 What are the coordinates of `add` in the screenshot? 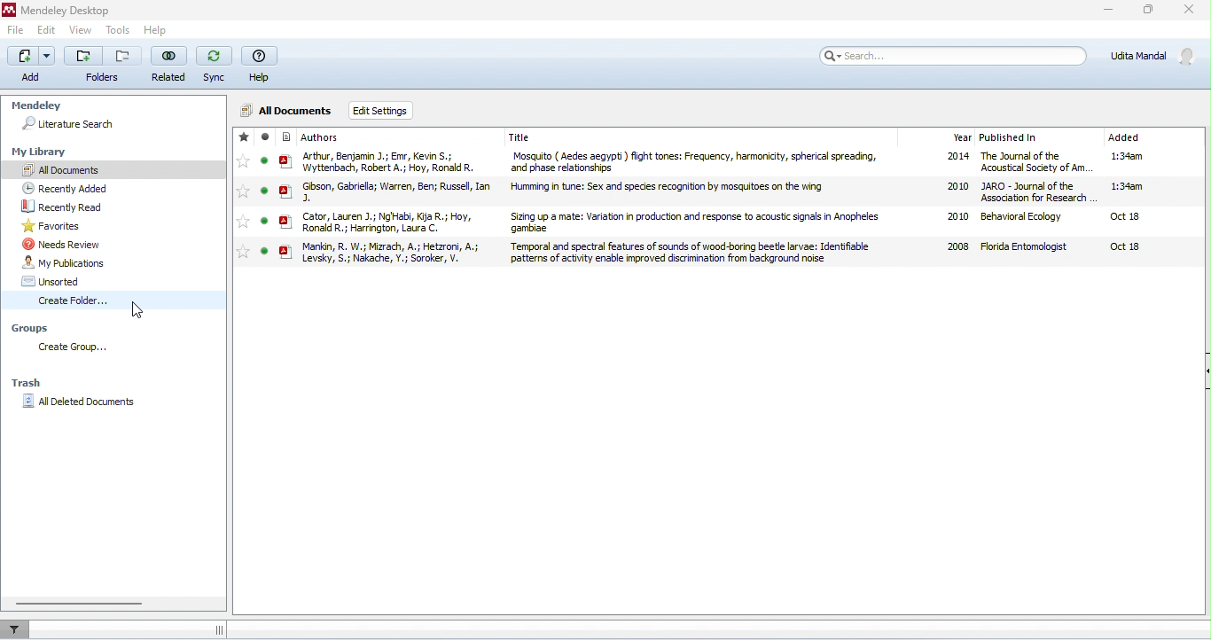 It's located at (83, 56).